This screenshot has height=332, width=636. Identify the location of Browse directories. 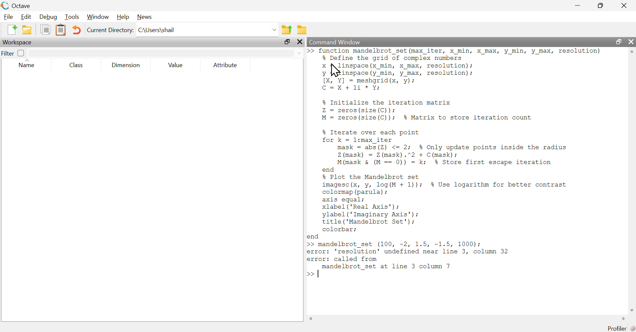
(302, 29).